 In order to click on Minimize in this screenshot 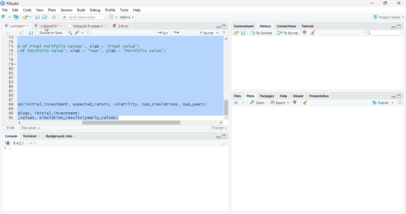, I will do `click(373, 4)`.